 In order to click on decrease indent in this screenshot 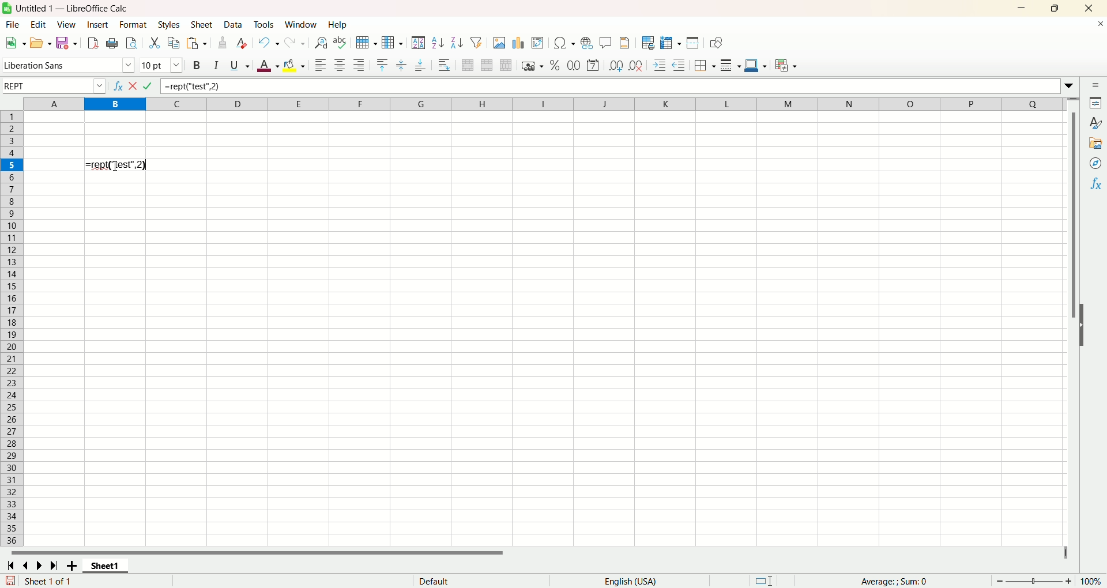, I will do `click(680, 65)`.